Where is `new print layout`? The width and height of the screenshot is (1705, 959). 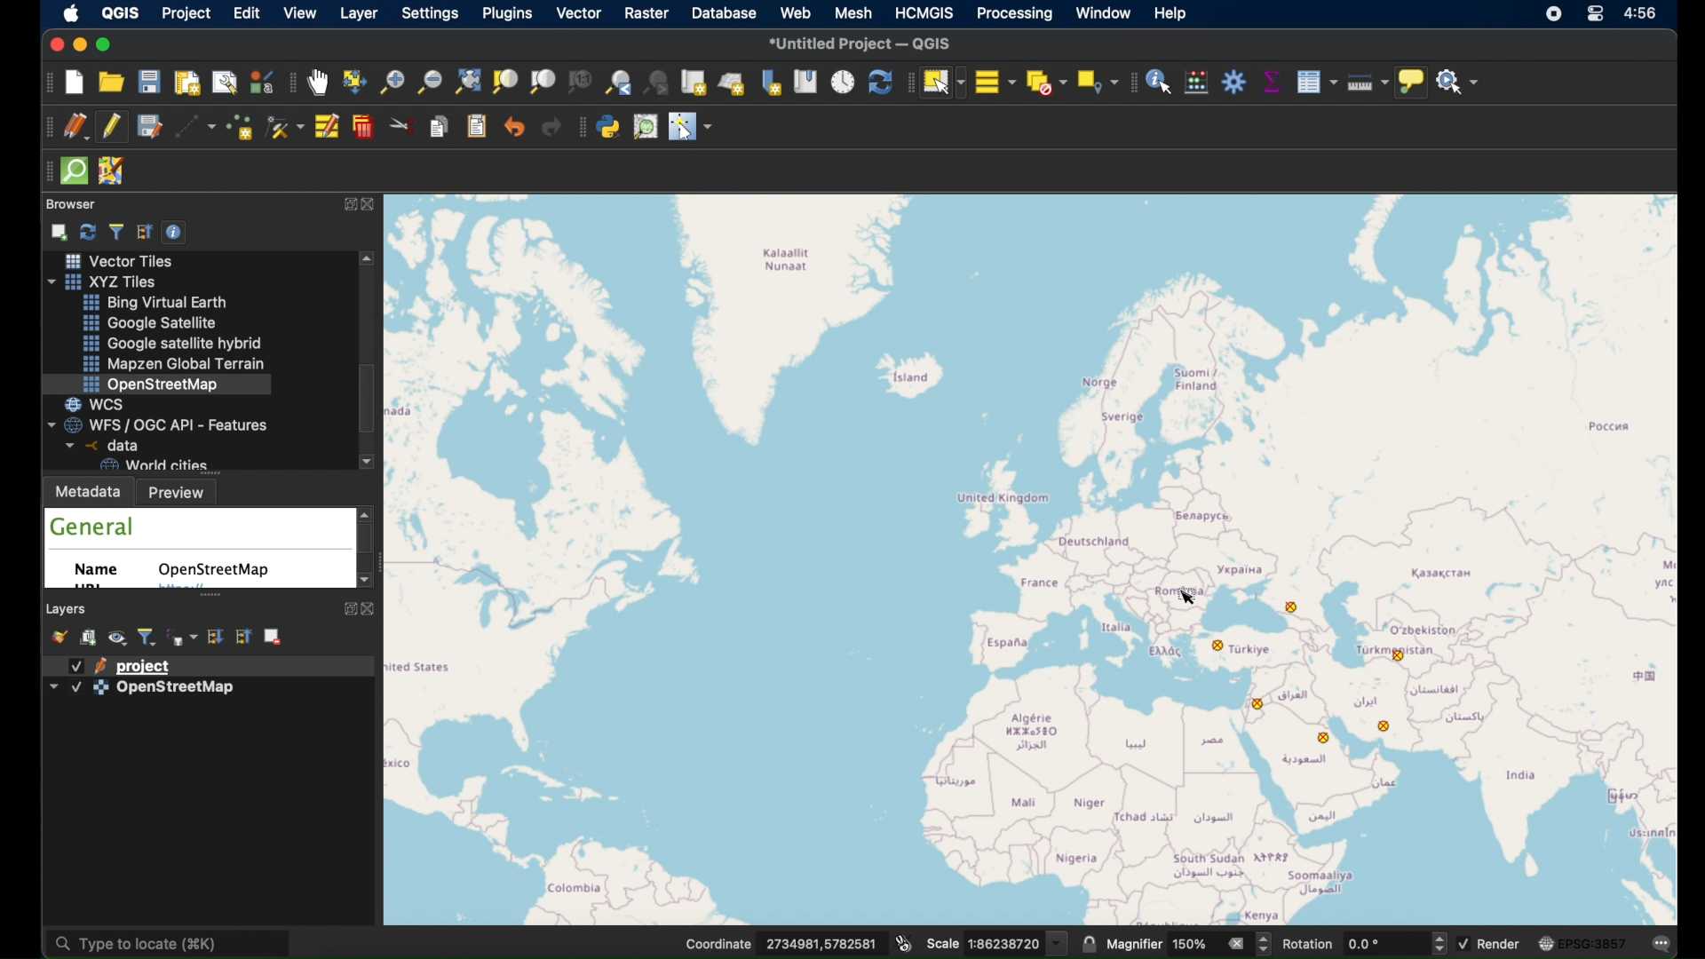
new print layout is located at coordinates (186, 83).